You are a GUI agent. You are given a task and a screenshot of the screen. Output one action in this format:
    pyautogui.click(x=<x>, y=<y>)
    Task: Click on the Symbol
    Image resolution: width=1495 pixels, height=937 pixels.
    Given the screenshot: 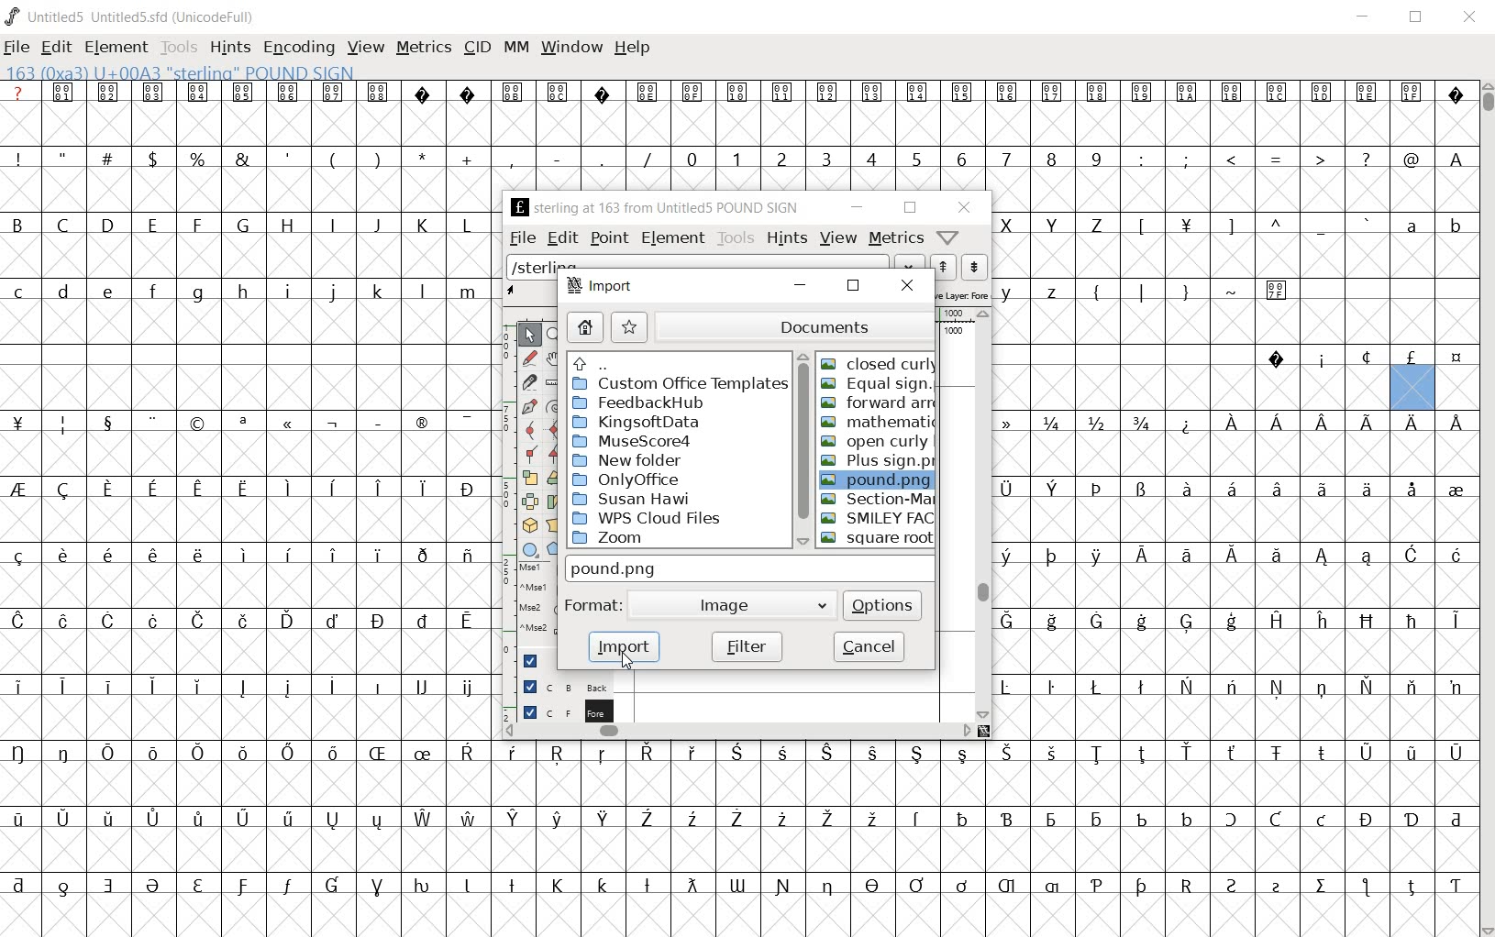 What is the action you would take?
    pyautogui.click(x=377, y=887)
    